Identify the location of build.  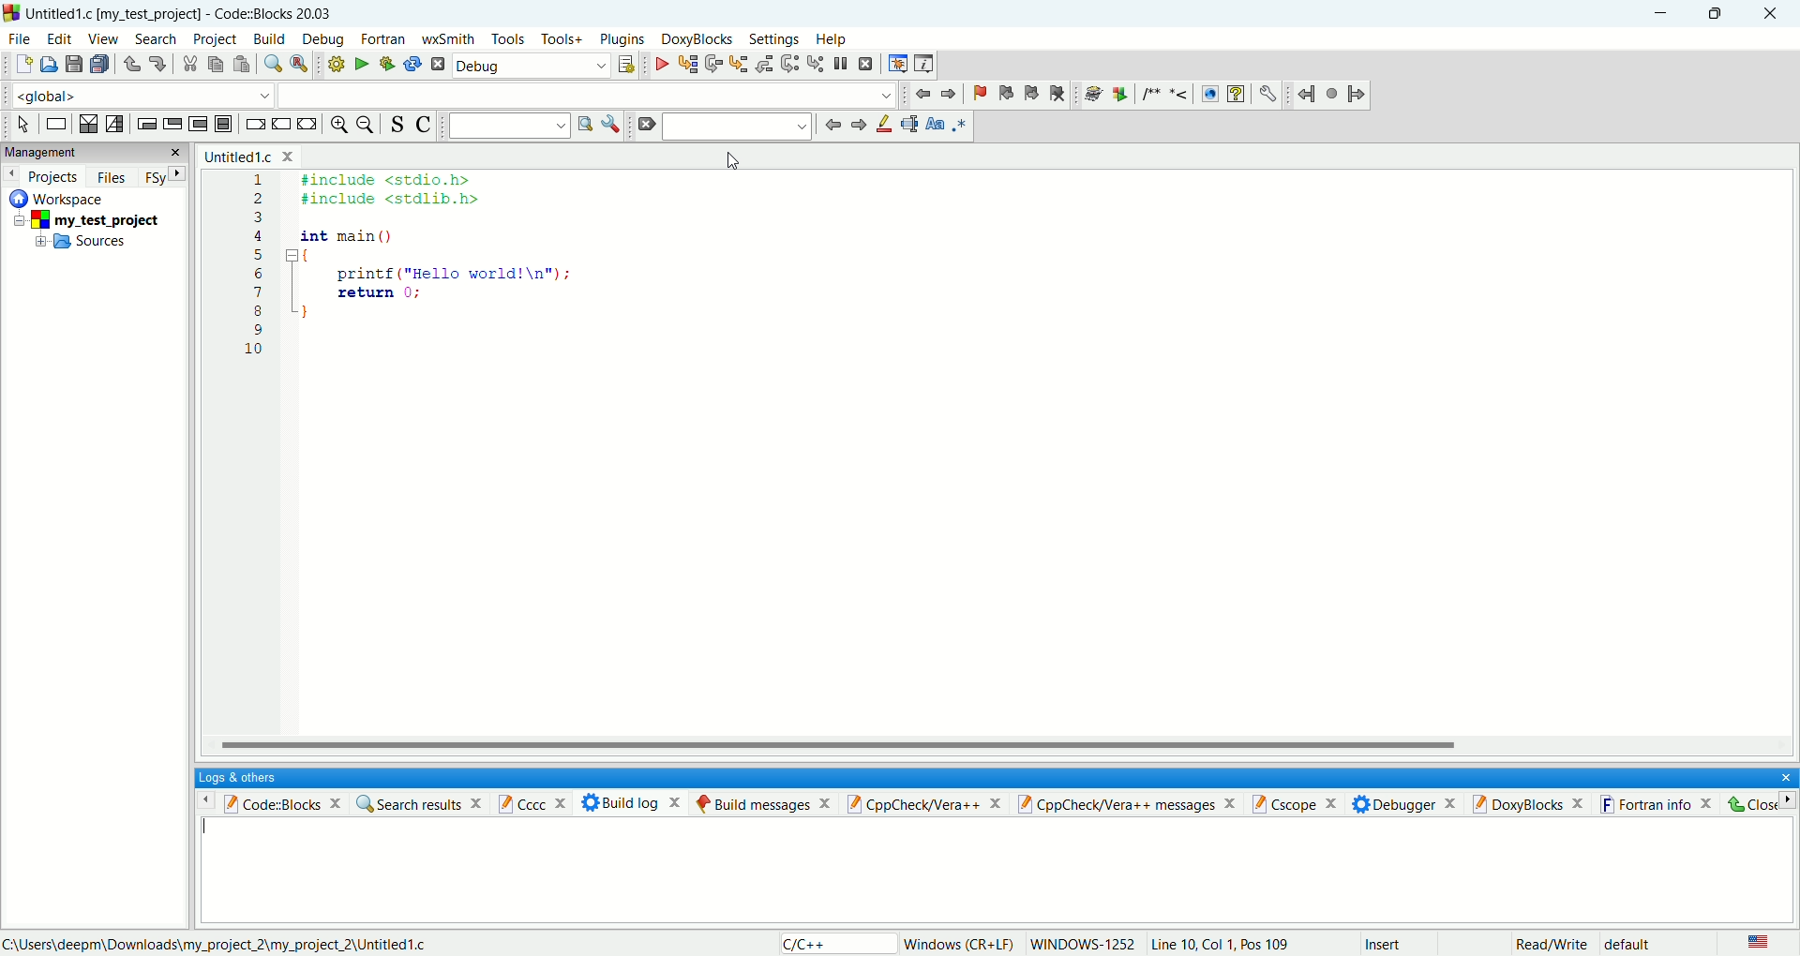
(334, 64).